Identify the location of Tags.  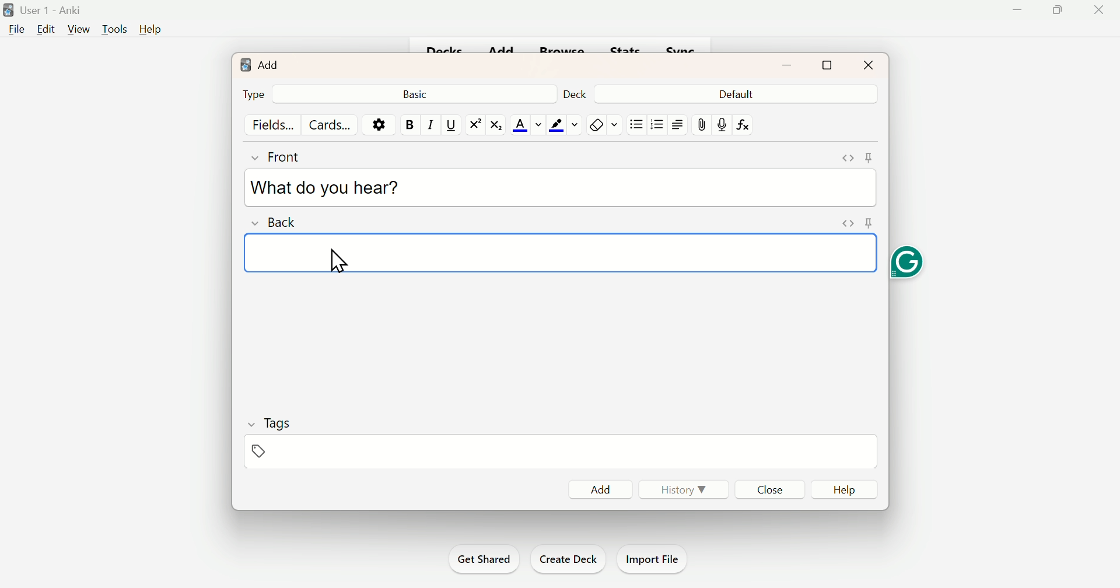
(280, 422).